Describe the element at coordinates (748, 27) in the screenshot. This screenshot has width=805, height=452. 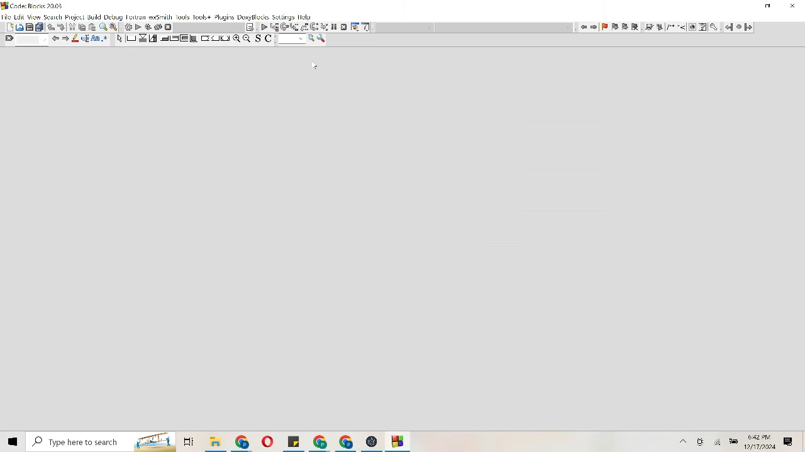
I see `Go Forward` at that location.